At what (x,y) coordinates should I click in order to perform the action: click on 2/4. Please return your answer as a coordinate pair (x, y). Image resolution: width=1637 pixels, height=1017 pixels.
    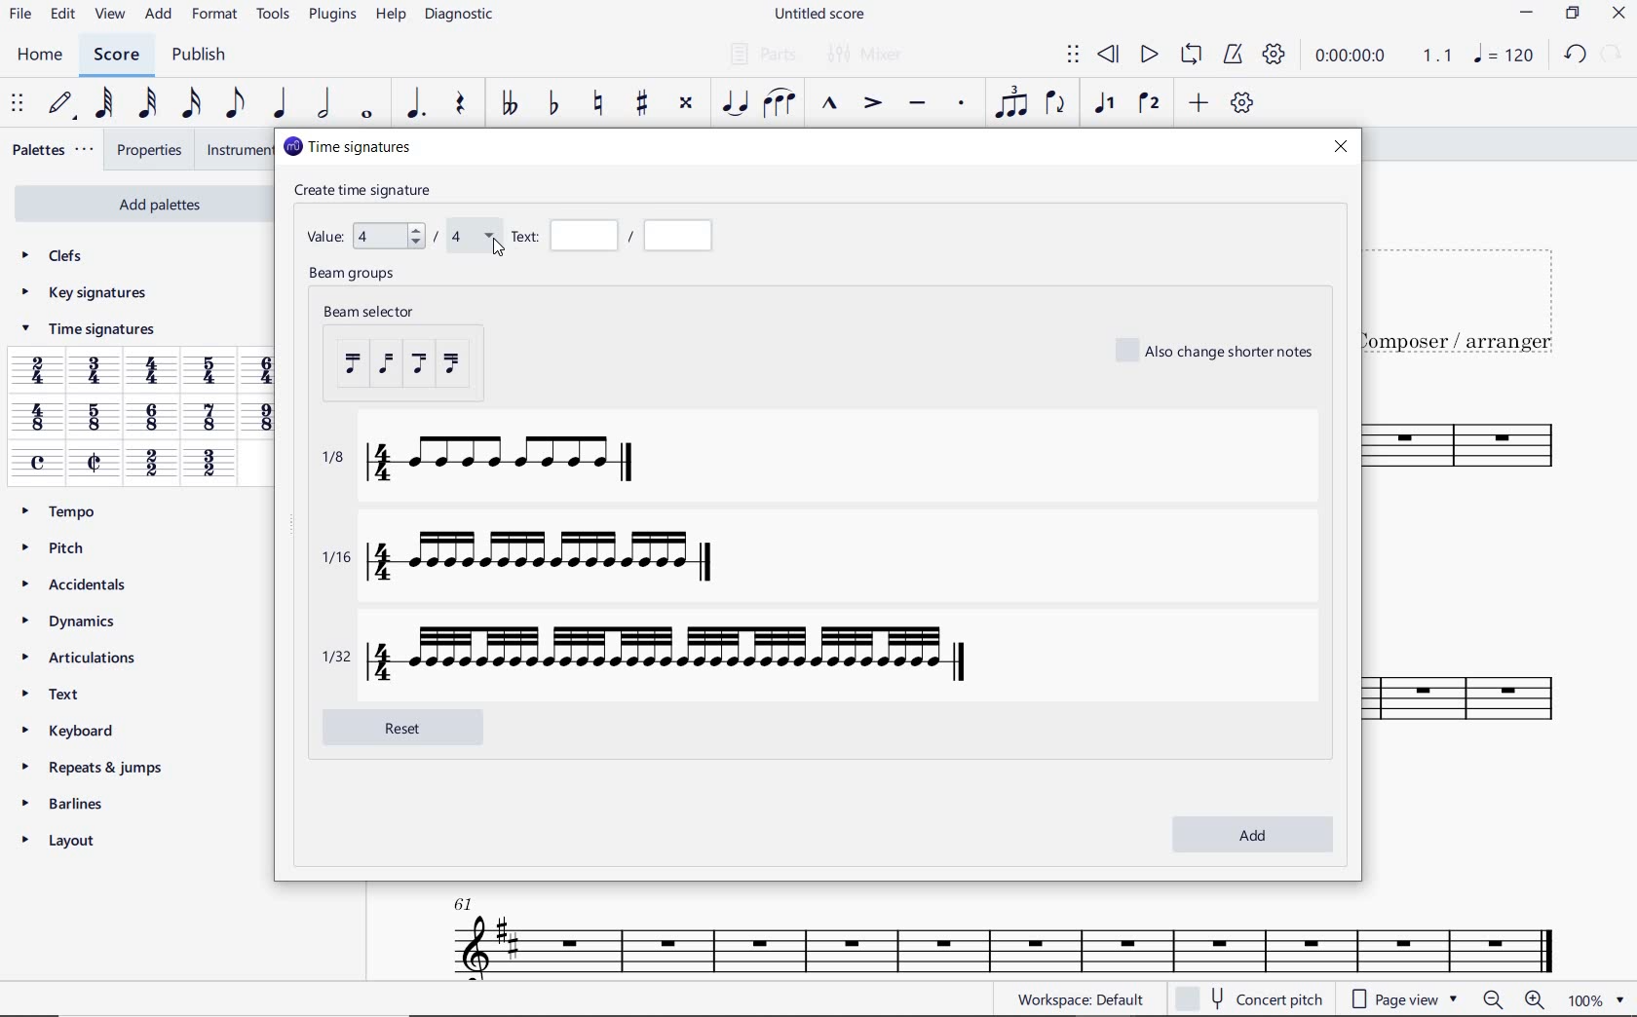
    Looking at the image, I should click on (37, 370).